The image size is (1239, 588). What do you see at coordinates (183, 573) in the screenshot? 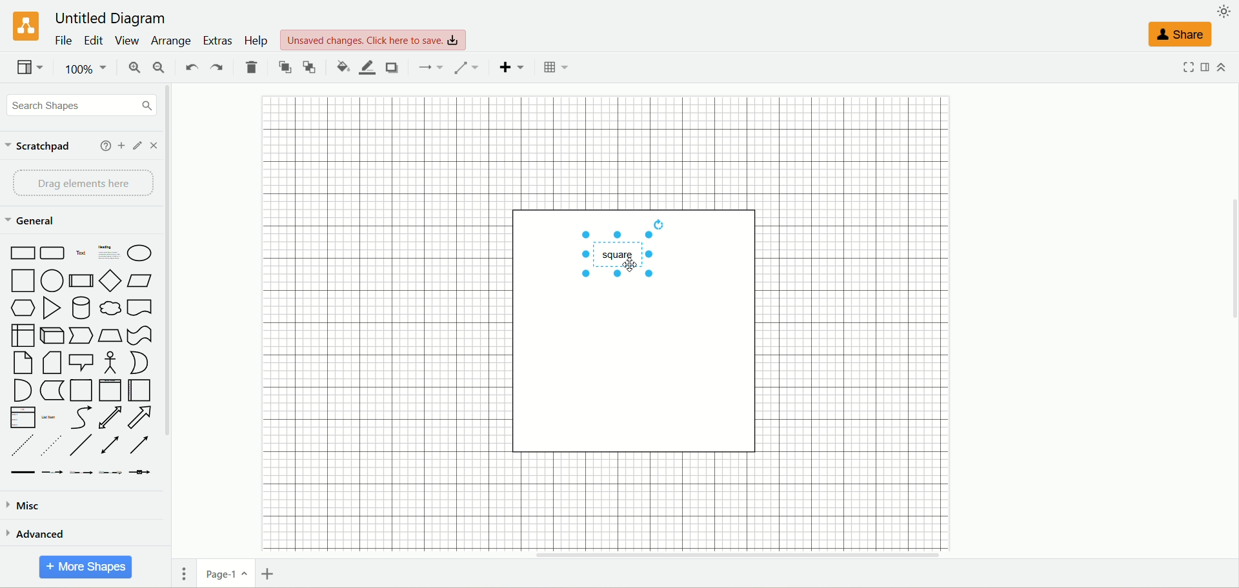
I see `pages` at bounding box center [183, 573].